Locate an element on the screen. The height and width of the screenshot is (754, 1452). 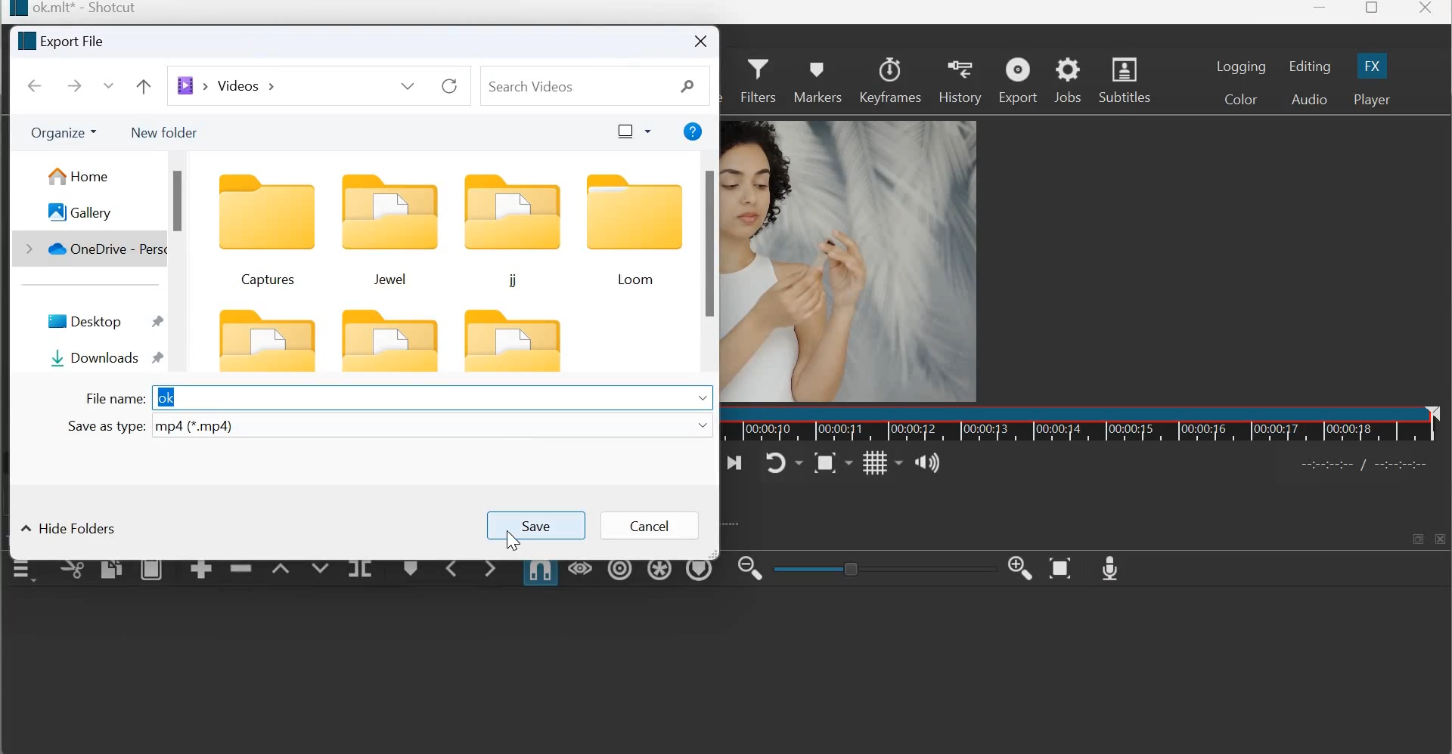
Show the volume control is located at coordinates (926, 463).